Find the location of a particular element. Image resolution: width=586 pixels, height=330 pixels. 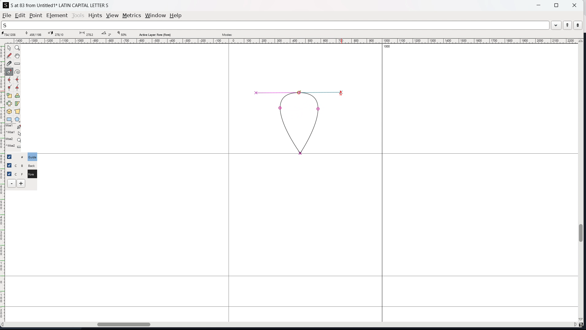

flip the selection is located at coordinates (9, 104).